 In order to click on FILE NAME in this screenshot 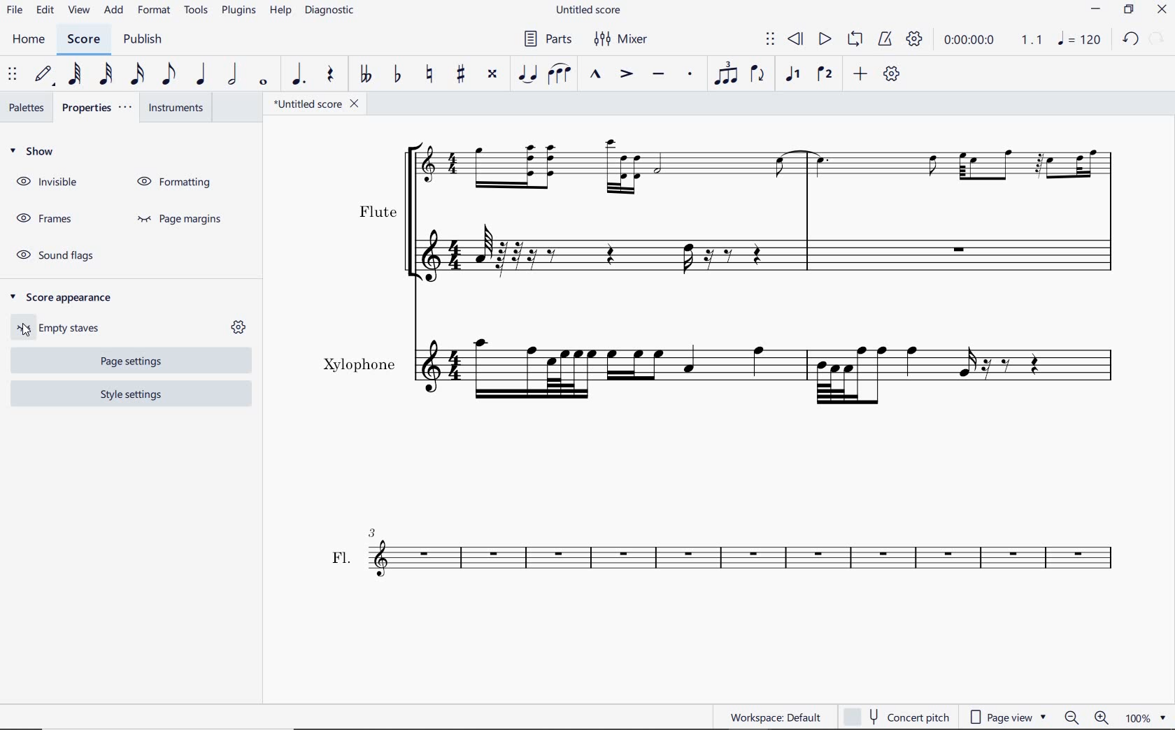, I will do `click(318, 105)`.